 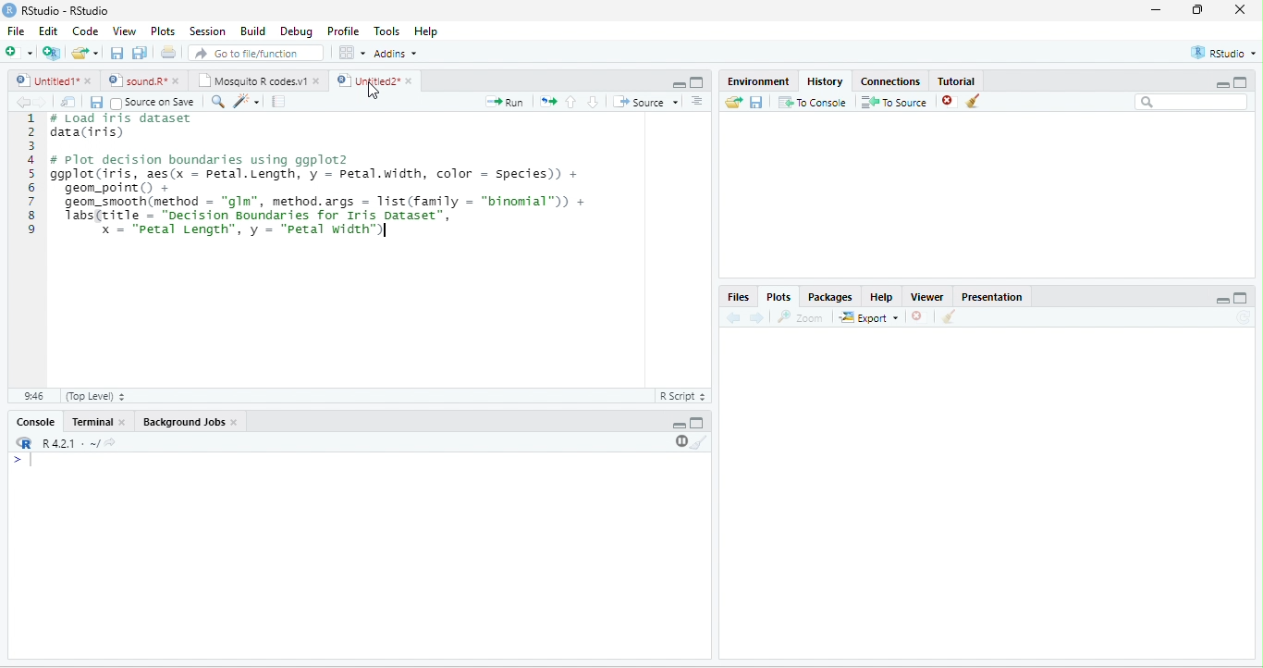 I want to click on close, so click(x=318, y=81).